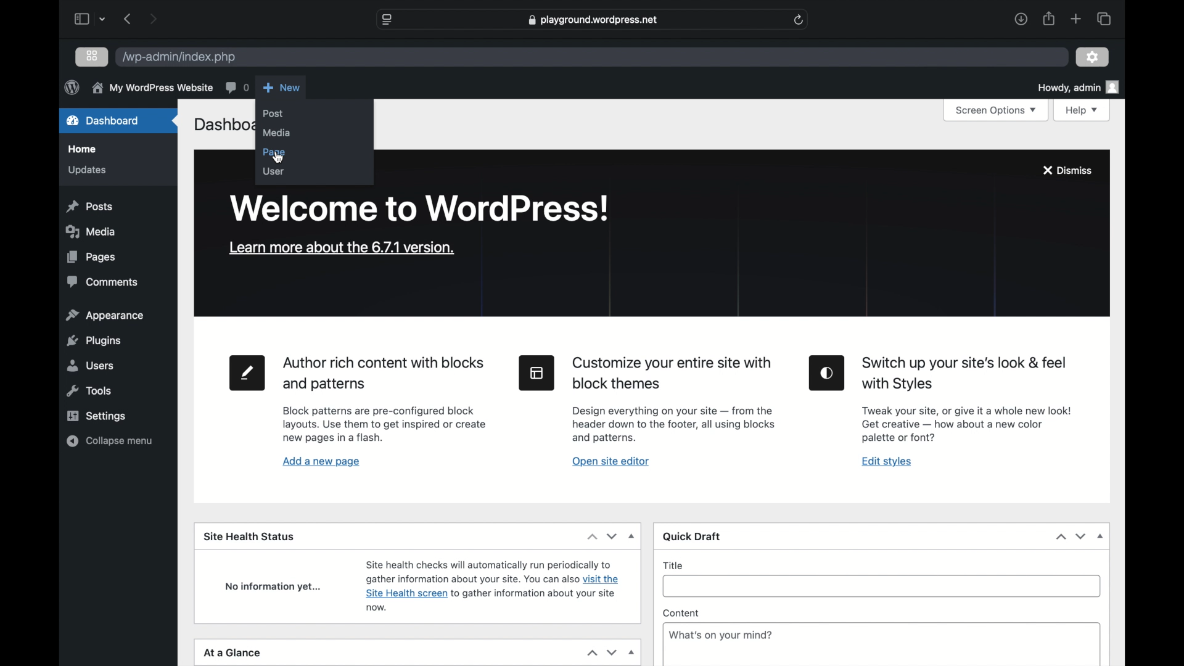 This screenshot has height=666, width=1184. Describe the element at coordinates (273, 171) in the screenshot. I see `user` at that location.